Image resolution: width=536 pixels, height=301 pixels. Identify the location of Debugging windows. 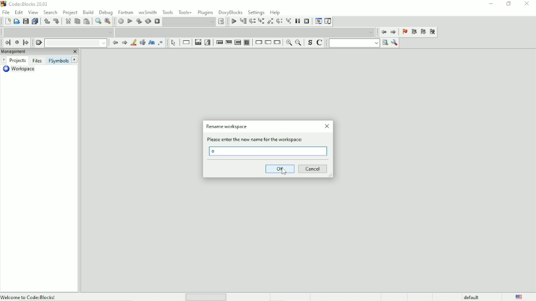
(318, 22).